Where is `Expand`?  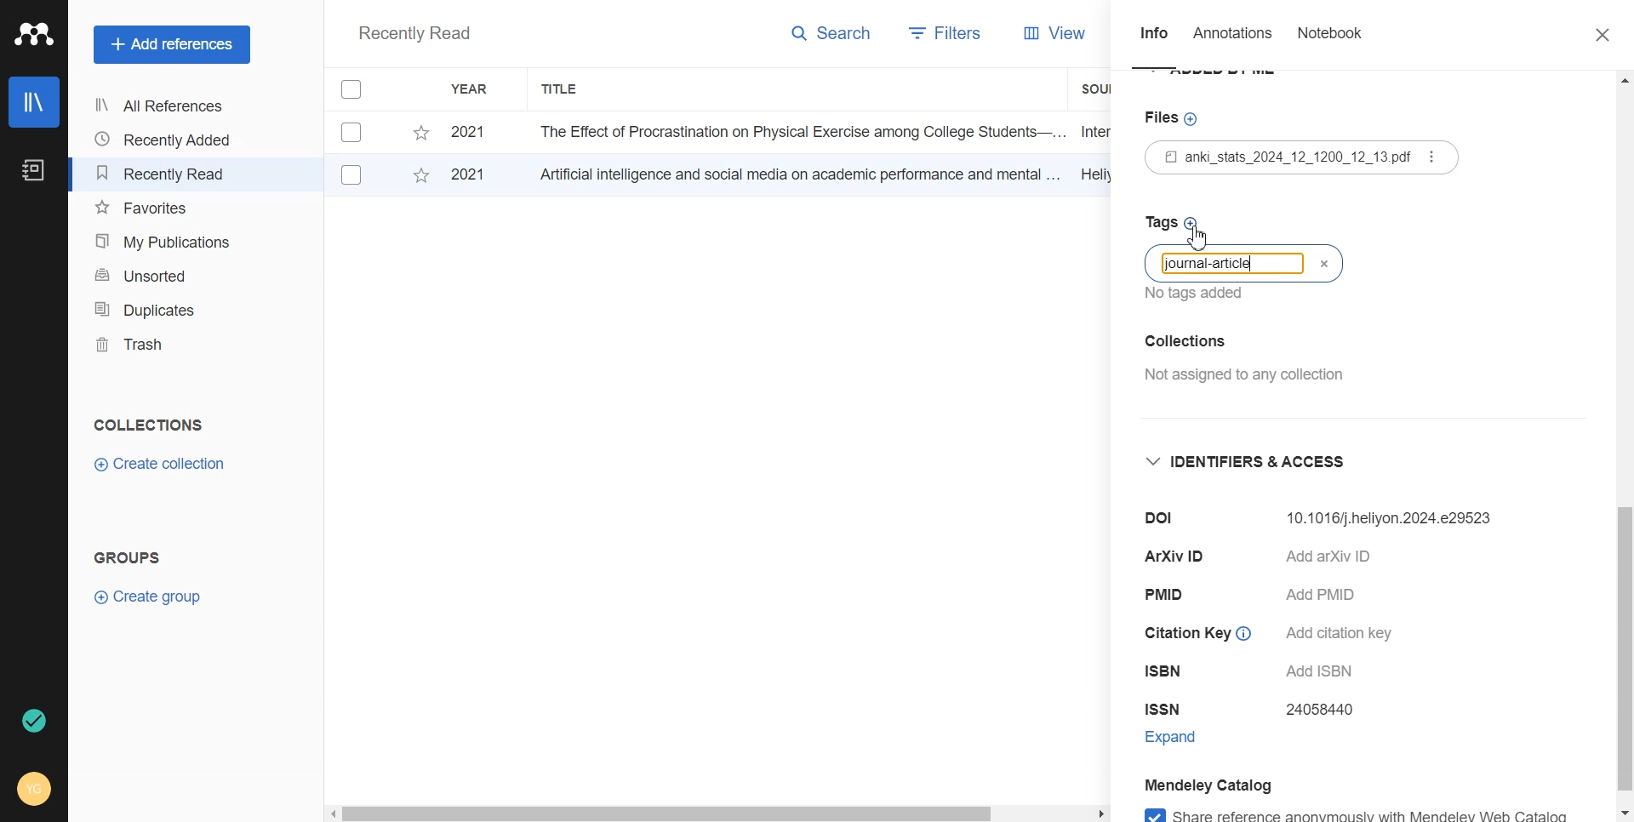 Expand is located at coordinates (1186, 740).